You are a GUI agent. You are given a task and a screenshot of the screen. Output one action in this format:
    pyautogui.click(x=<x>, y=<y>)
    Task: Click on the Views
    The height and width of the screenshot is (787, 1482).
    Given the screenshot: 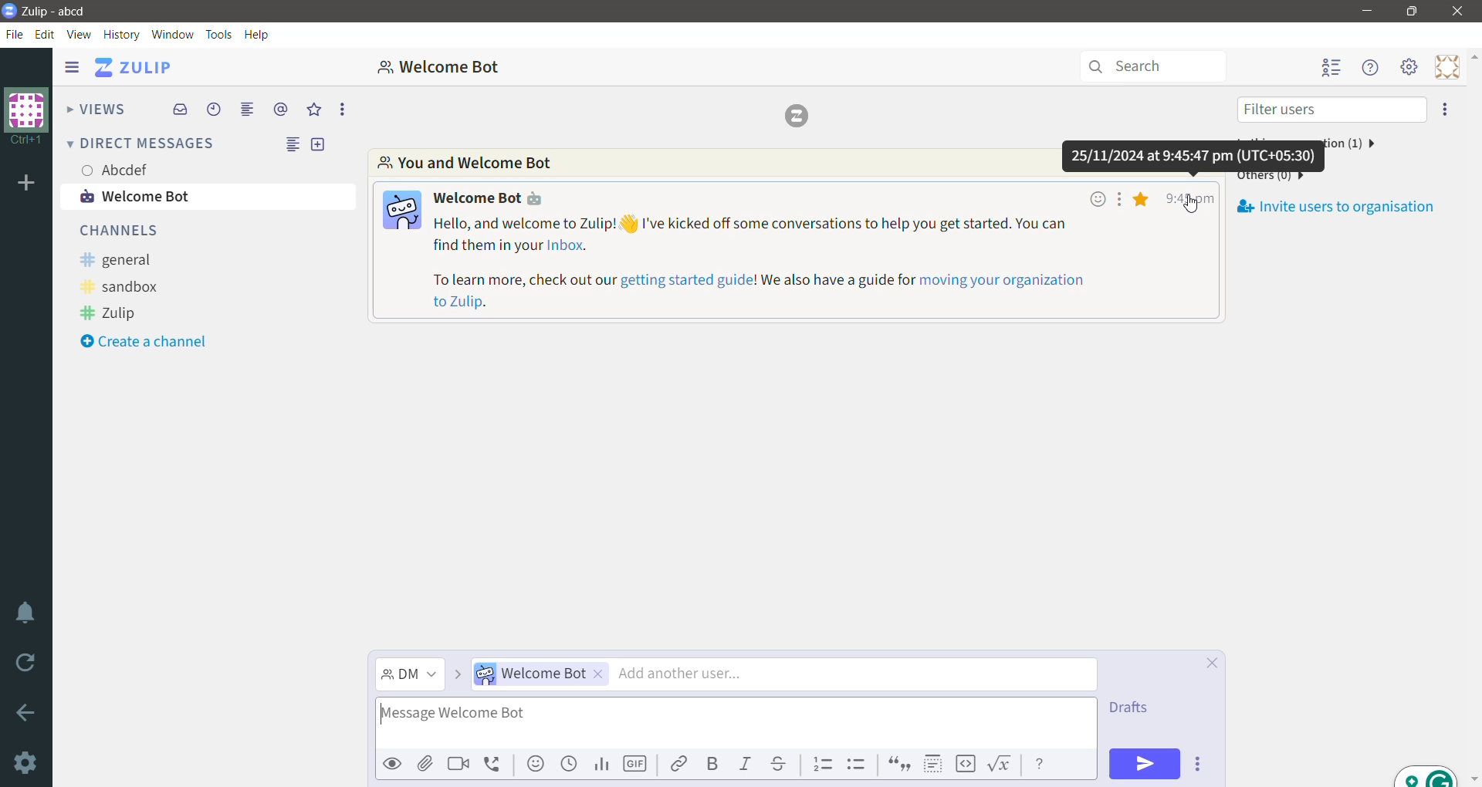 What is the action you would take?
    pyautogui.click(x=96, y=109)
    